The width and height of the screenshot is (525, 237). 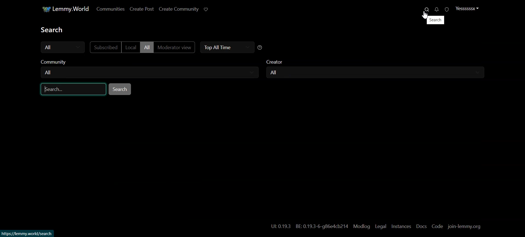 I want to click on All, so click(x=147, y=48).